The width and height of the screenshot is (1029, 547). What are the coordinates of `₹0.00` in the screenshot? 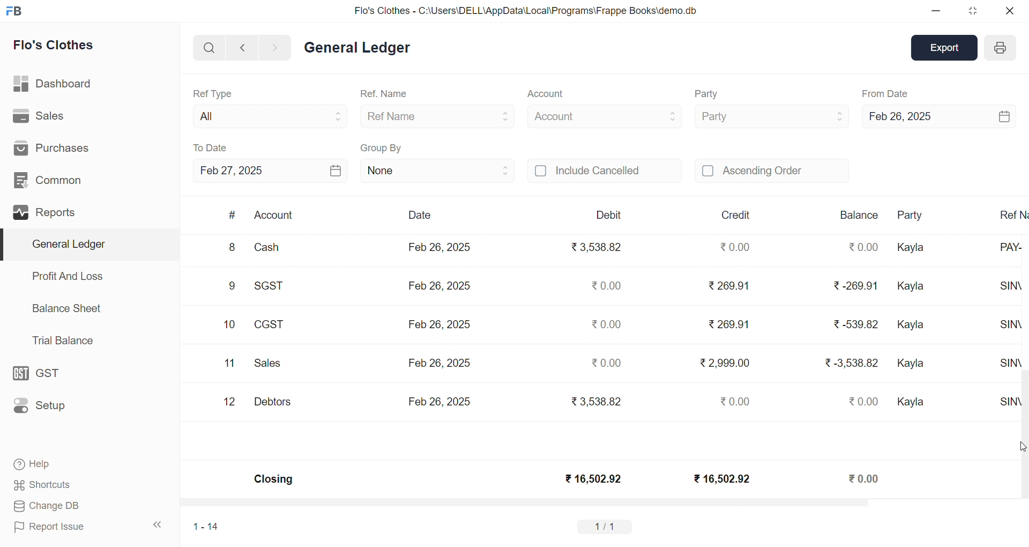 It's located at (866, 401).